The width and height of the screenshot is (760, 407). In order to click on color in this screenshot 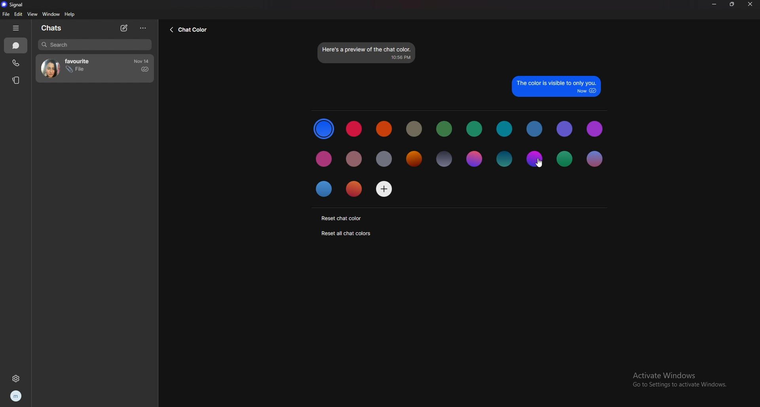, I will do `click(325, 158)`.